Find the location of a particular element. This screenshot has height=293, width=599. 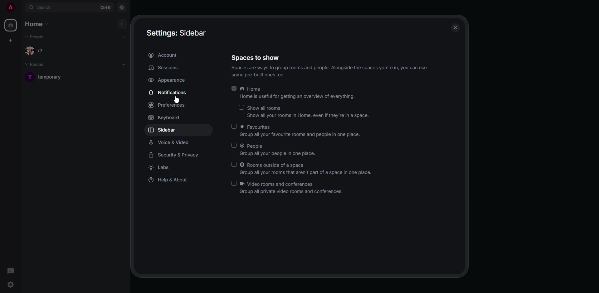

home is located at coordinates (298, 93).